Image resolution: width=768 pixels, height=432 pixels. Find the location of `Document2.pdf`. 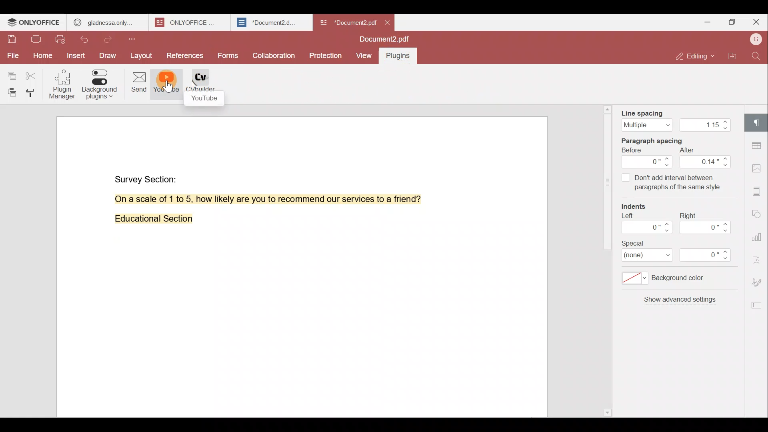

Document2.pdf is located at coordinates (346, 22).